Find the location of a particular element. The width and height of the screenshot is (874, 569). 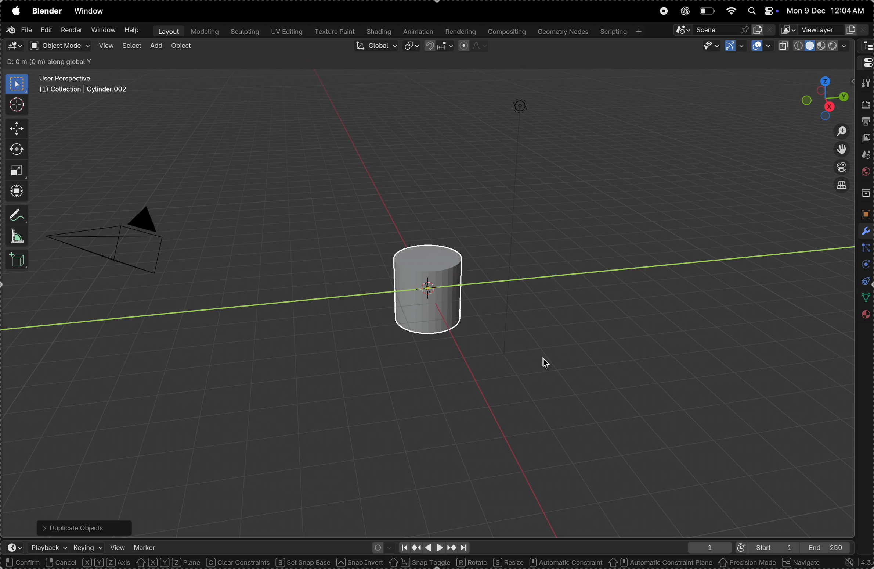

editor type is located at coordinates (11, 548).